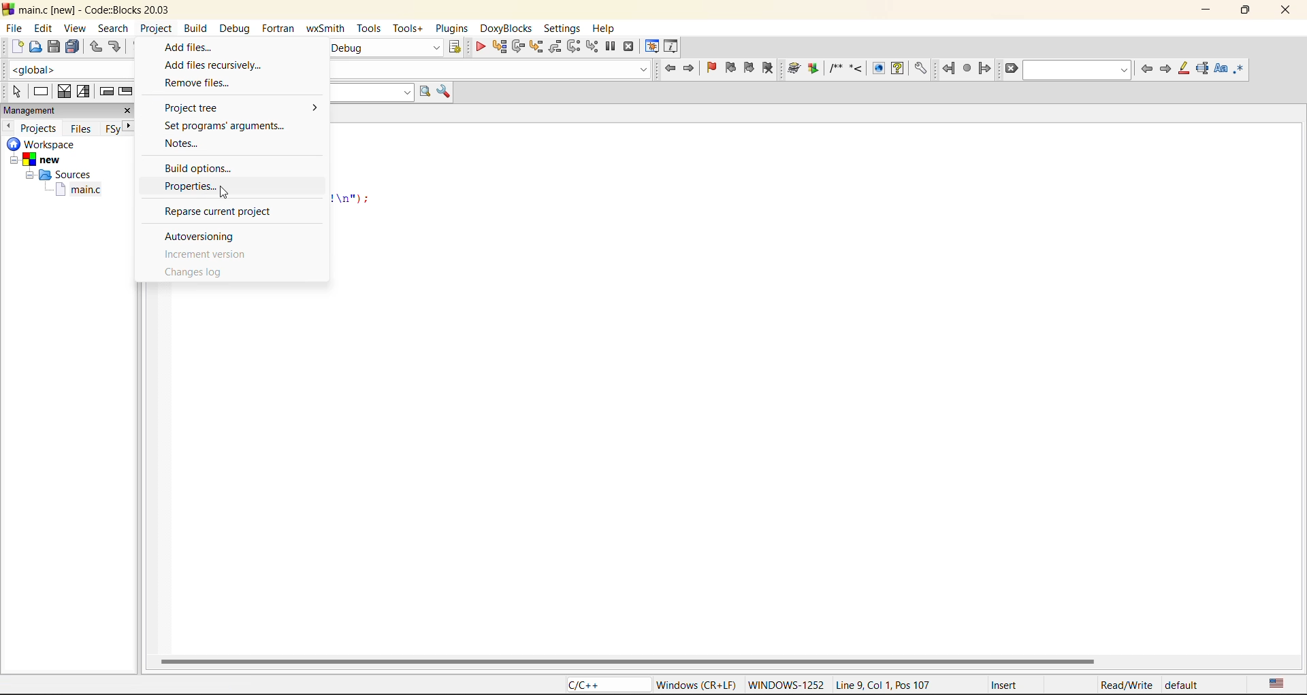 This screenshot has height=695, width=1307. Describe the element at coordinates (693, 70) in the screenshot. I see `jump forward` at that location.